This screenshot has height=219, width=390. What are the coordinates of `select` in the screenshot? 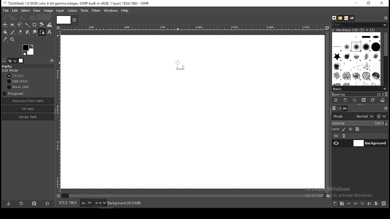 It's located at (25, 11).